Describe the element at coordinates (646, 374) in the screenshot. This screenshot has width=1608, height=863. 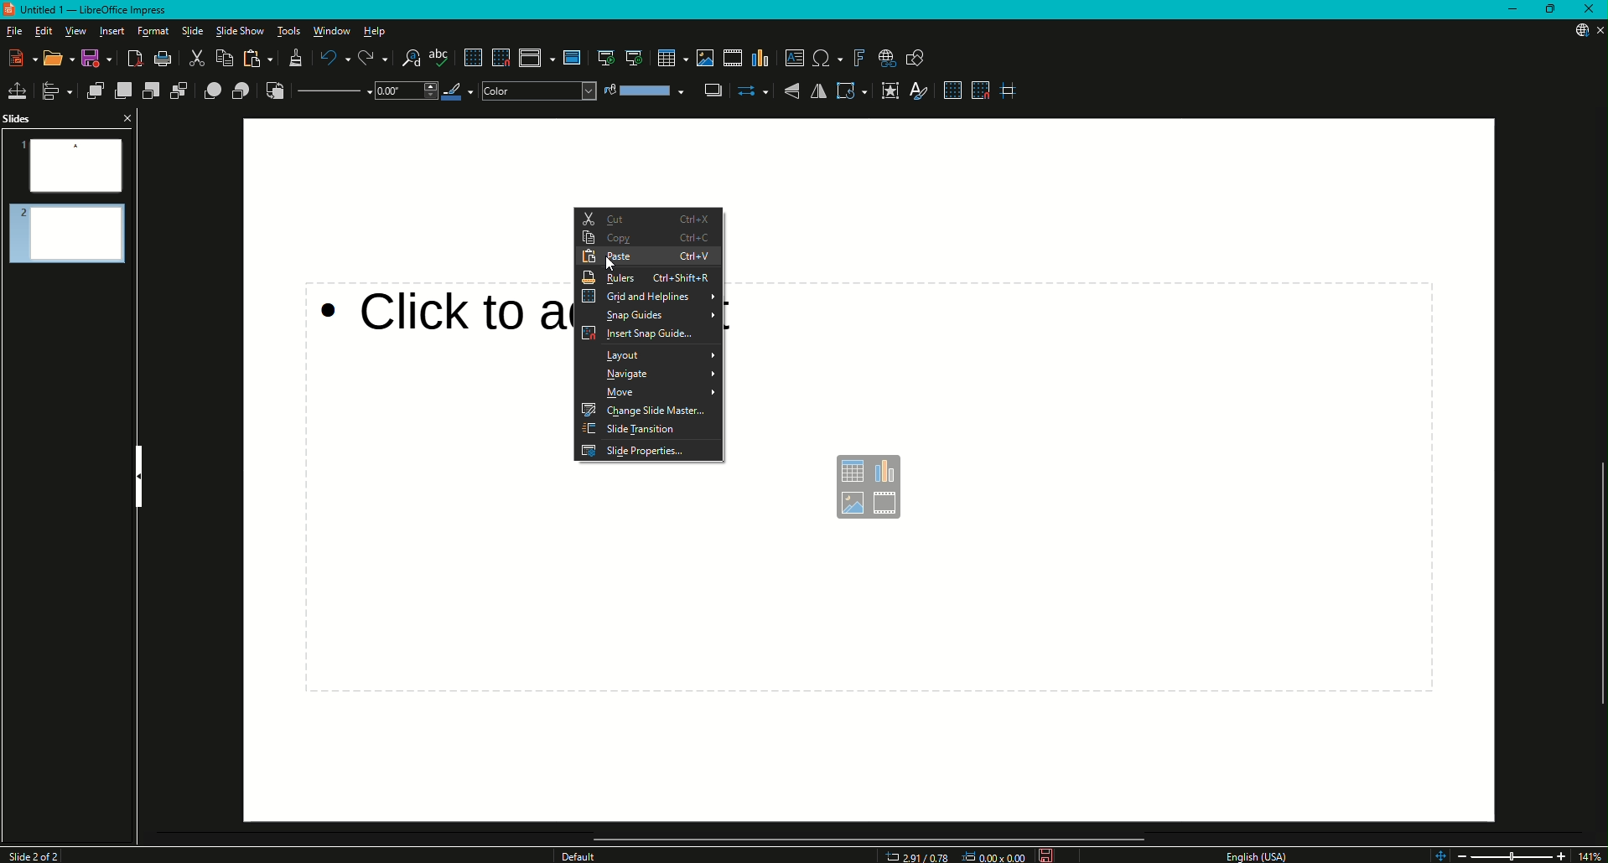
I see `Navigate` at that location.